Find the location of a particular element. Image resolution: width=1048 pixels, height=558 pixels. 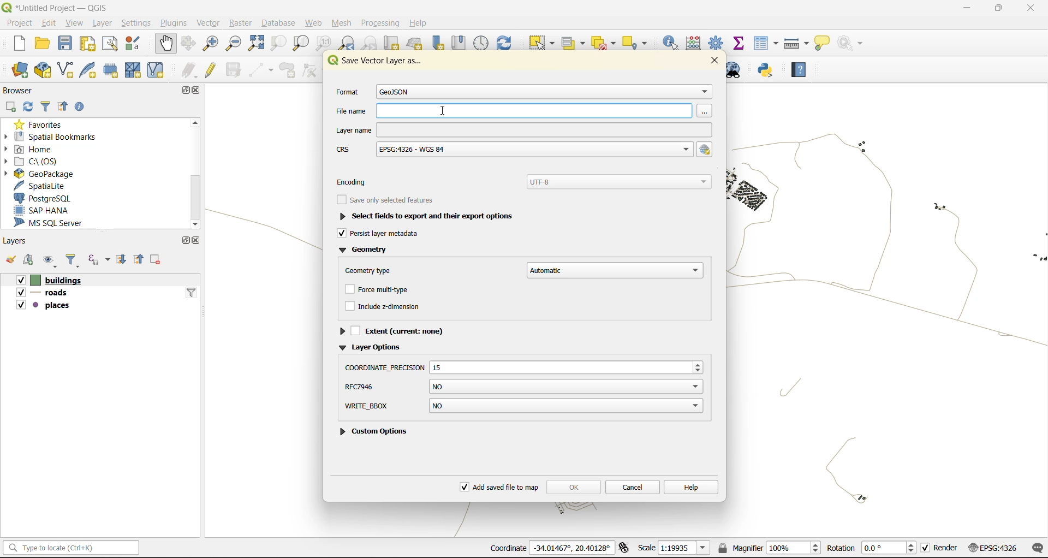

see only selected features is located at coordinates (389, 198).